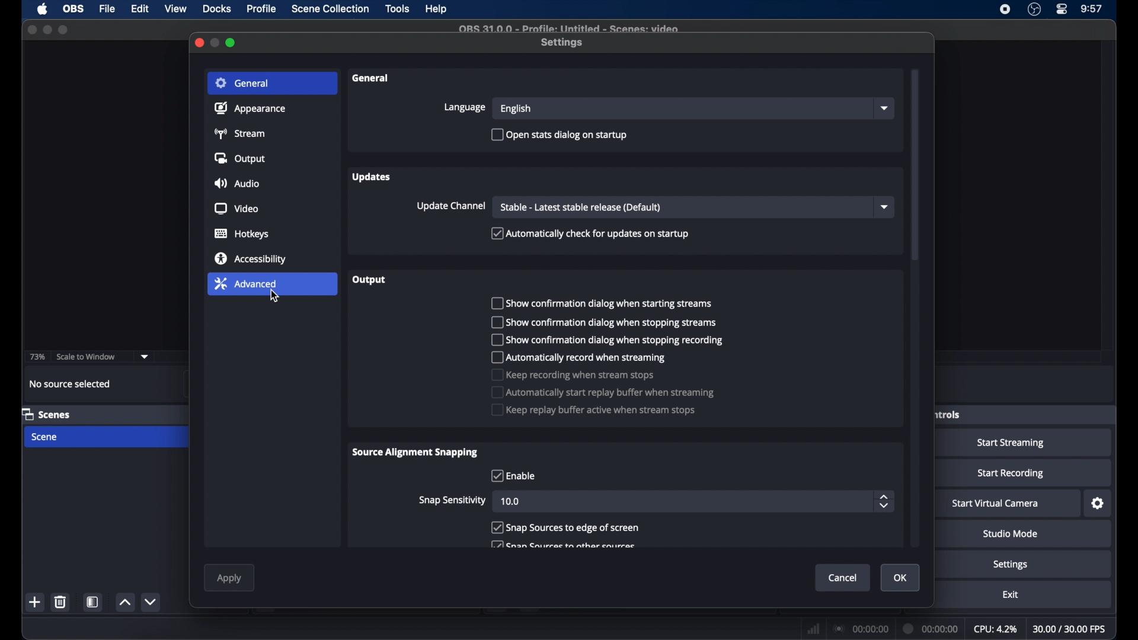 This screenshot has height=640, width=1138. What do you see at coordinates (398, 9) in the screenshot?
I see `tools` at bounding box center [398, 9].